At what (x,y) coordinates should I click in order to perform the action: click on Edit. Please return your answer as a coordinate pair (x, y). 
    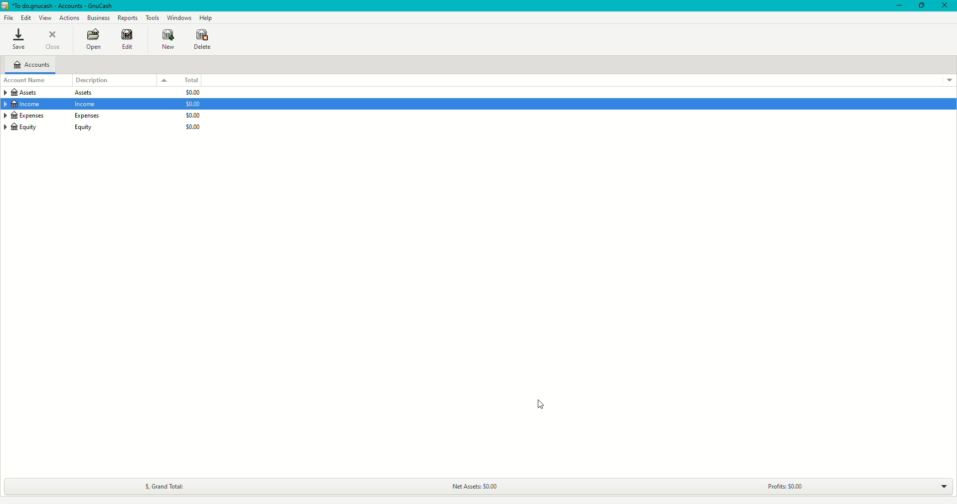
    Looking at the image, I should click on (25, 17).